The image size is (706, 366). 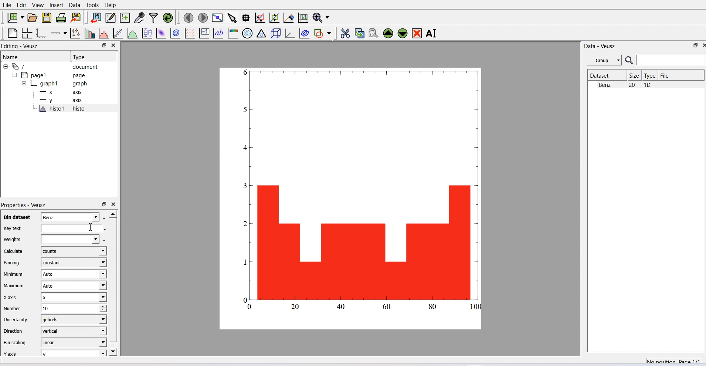 What do you see at coordinates (35, 57) in the screenshot?
I see `Name` at bounding box center [35, 57].